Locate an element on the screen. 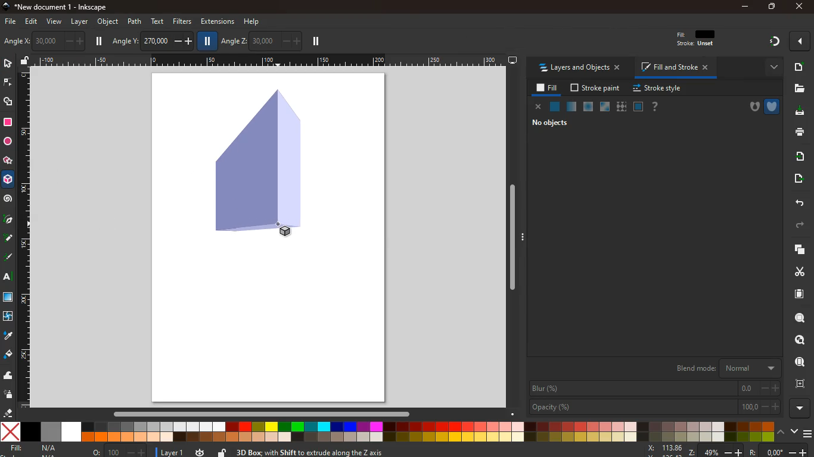  send is located at coordinates (796, 179).